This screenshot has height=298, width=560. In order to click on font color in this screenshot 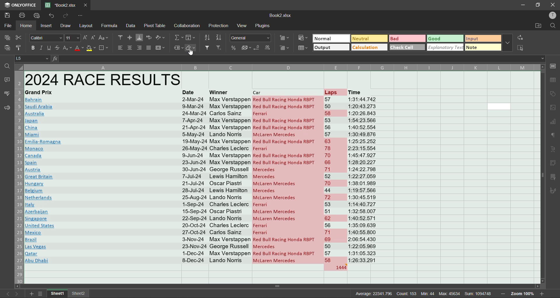, I will do `click(79, 48)`.